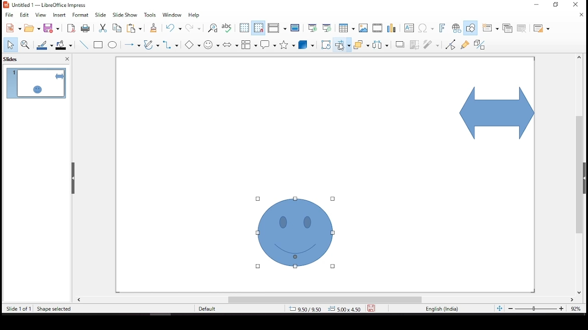  I want to click on distribute, so click(380, 45).